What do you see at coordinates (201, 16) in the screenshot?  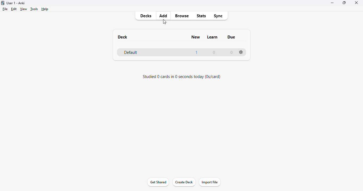 I see `stats` at bounding box center [201, 16].